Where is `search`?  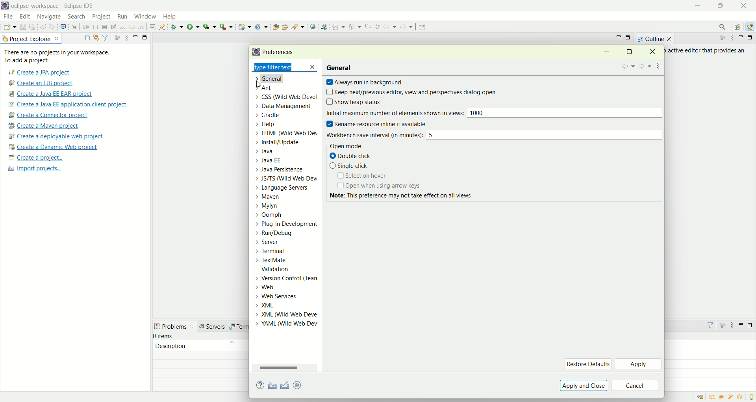
search is located at coordinates (298, 26).